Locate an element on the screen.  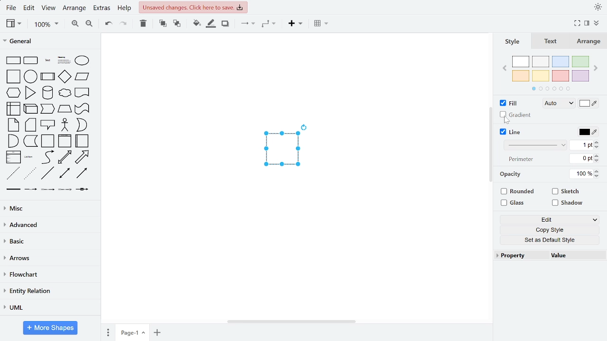
 is located at coordinates (12, 188).